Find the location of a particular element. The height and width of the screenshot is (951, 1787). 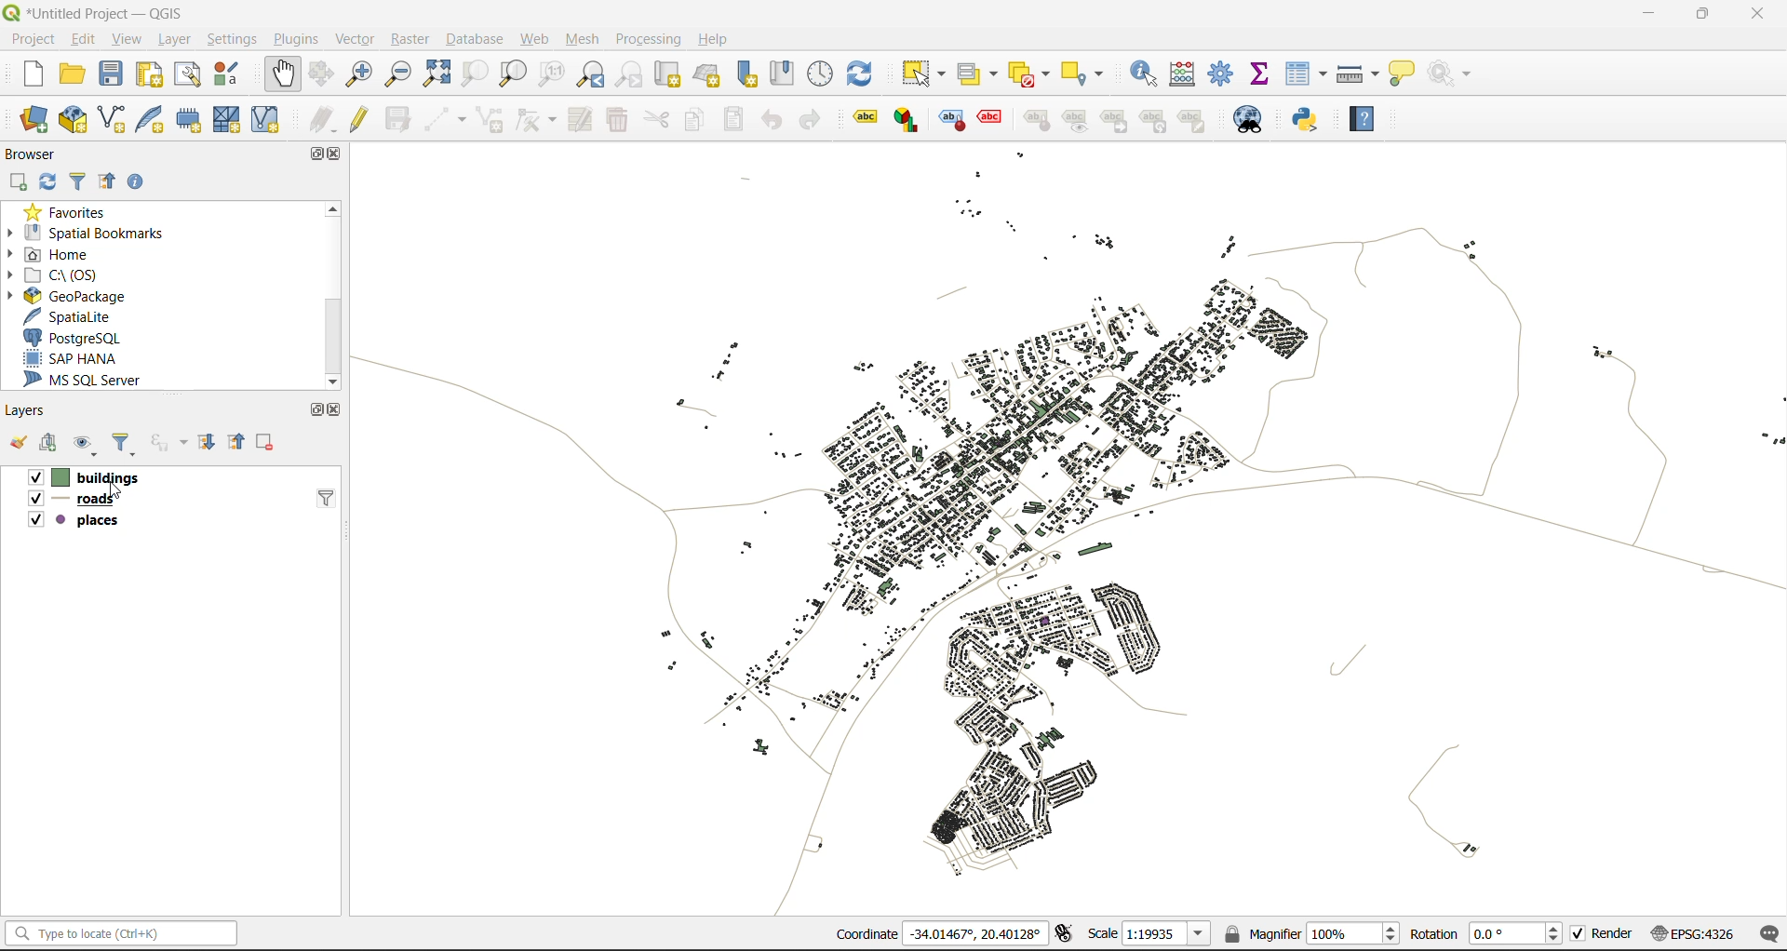

delete is located at coordinates (615, 122).